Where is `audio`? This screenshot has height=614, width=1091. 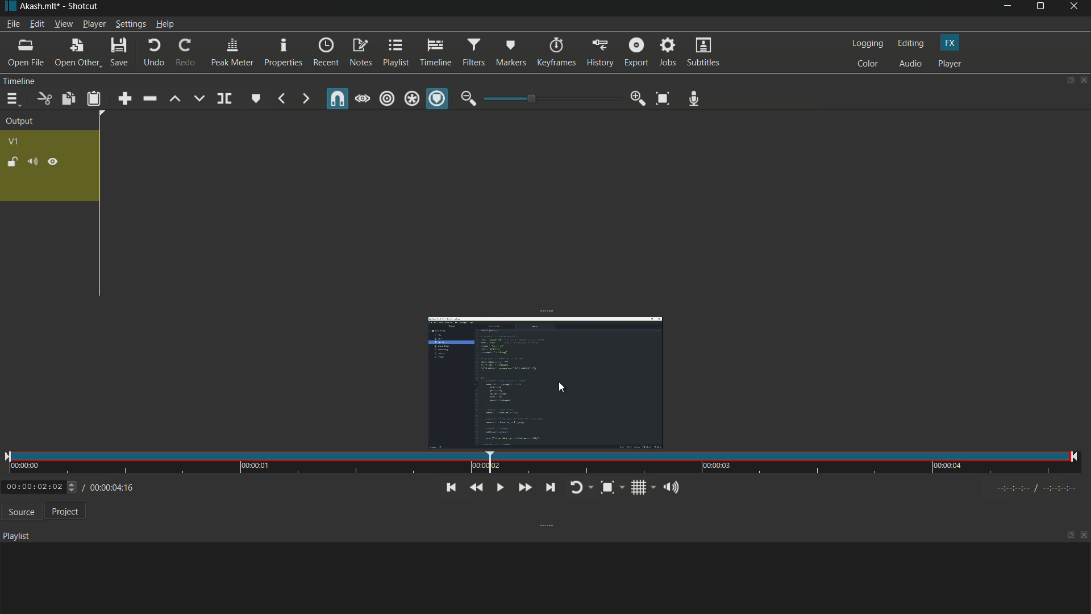 audio is located at coordinates (911, 64).